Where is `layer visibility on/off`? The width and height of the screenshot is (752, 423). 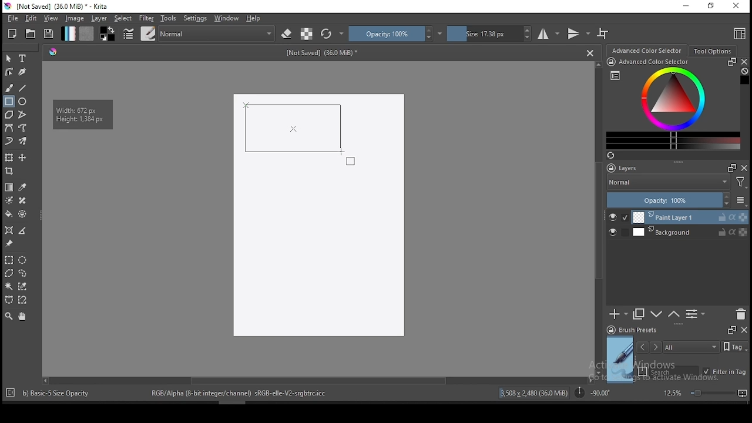
layer visibility on/off is located at coordinates (616, 233).